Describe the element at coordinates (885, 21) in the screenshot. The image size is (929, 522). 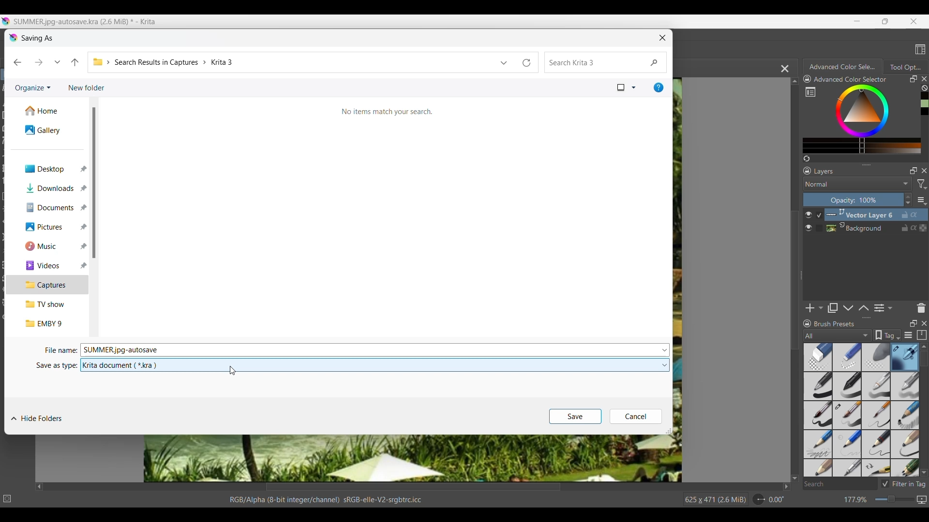
I see `Show interface in a smaller tab` at that location.